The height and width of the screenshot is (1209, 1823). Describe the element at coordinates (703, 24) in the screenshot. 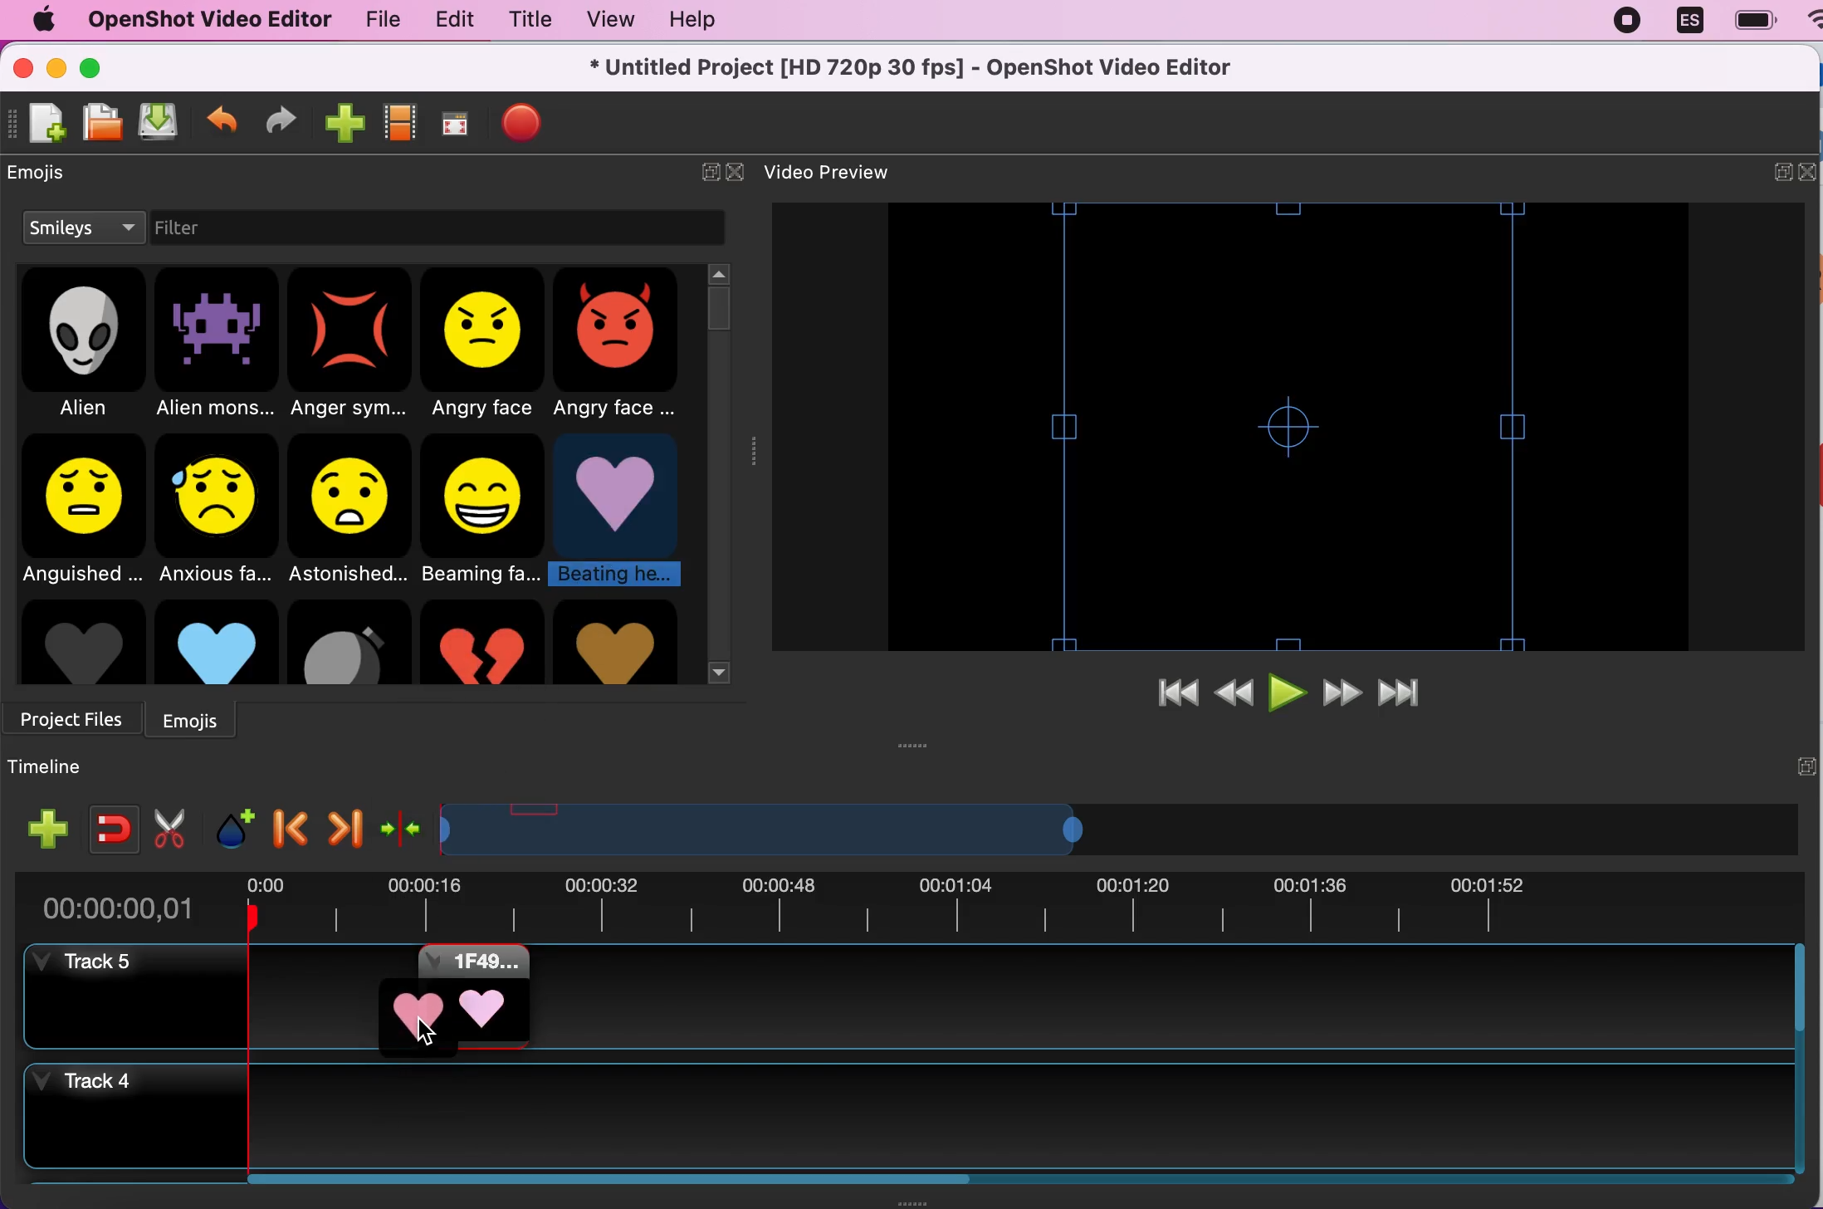

I see `help` at that location.